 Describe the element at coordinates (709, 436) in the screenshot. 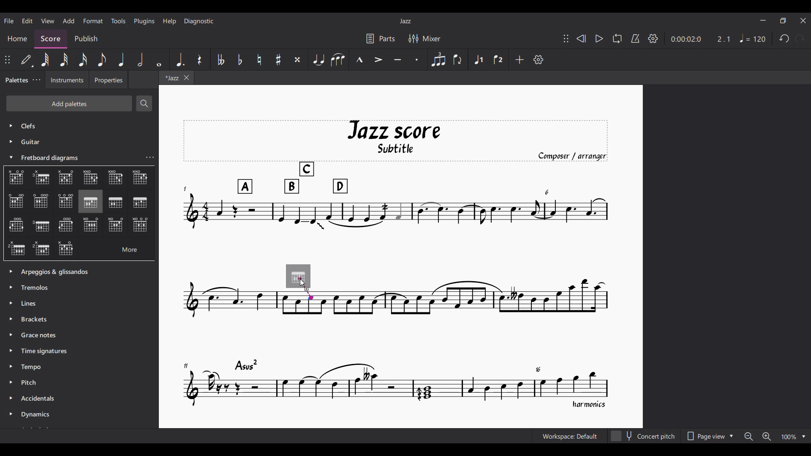

I see `Page view options` at that location.